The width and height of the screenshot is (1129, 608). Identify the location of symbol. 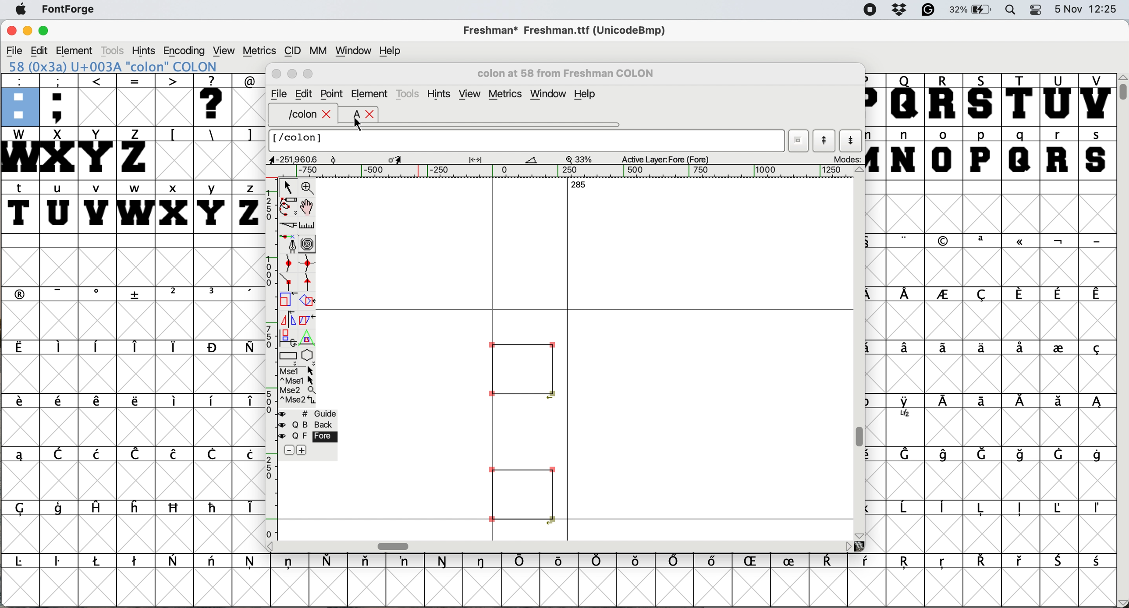
(906, 349).